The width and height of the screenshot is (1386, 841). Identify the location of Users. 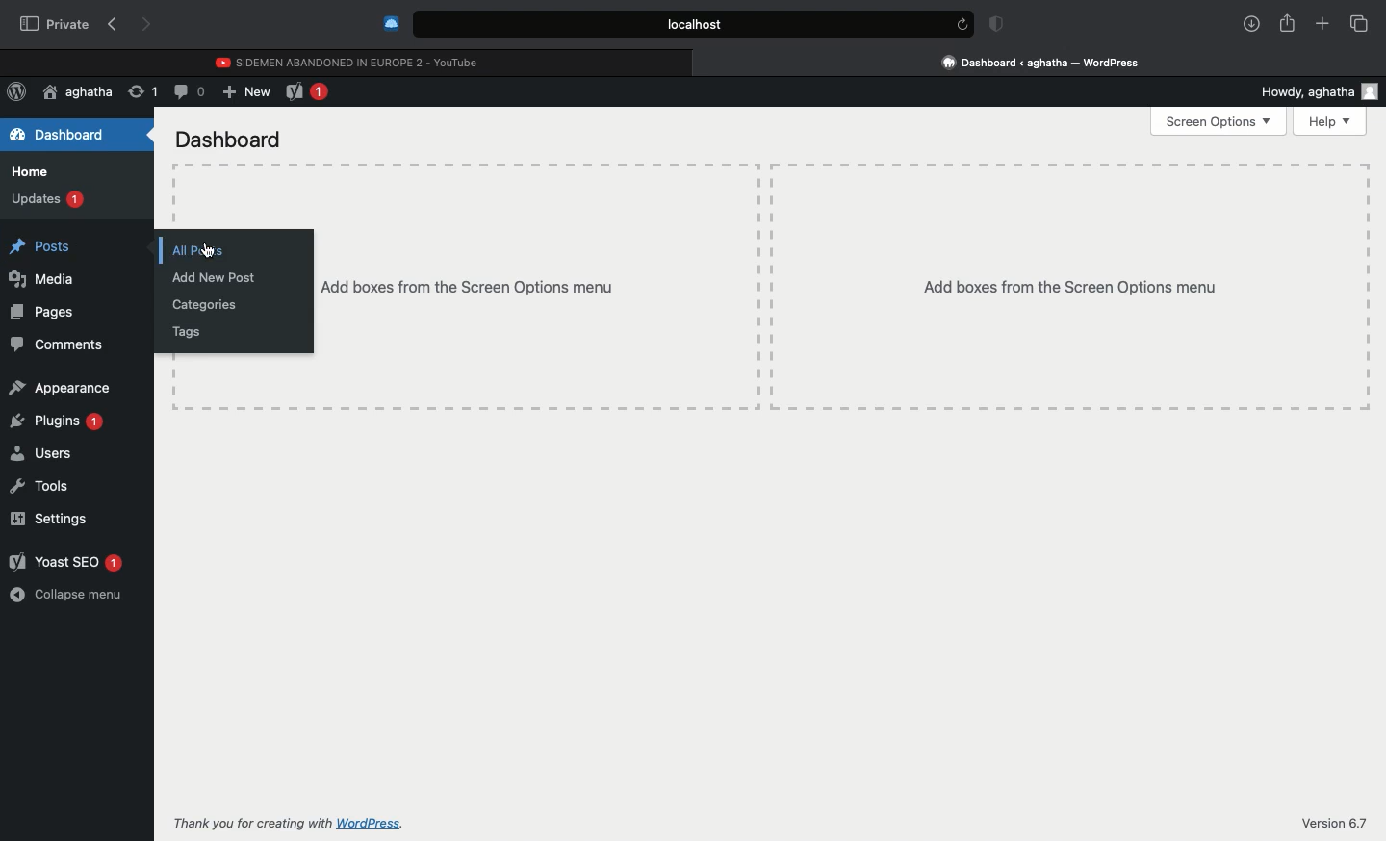
(39, 453).